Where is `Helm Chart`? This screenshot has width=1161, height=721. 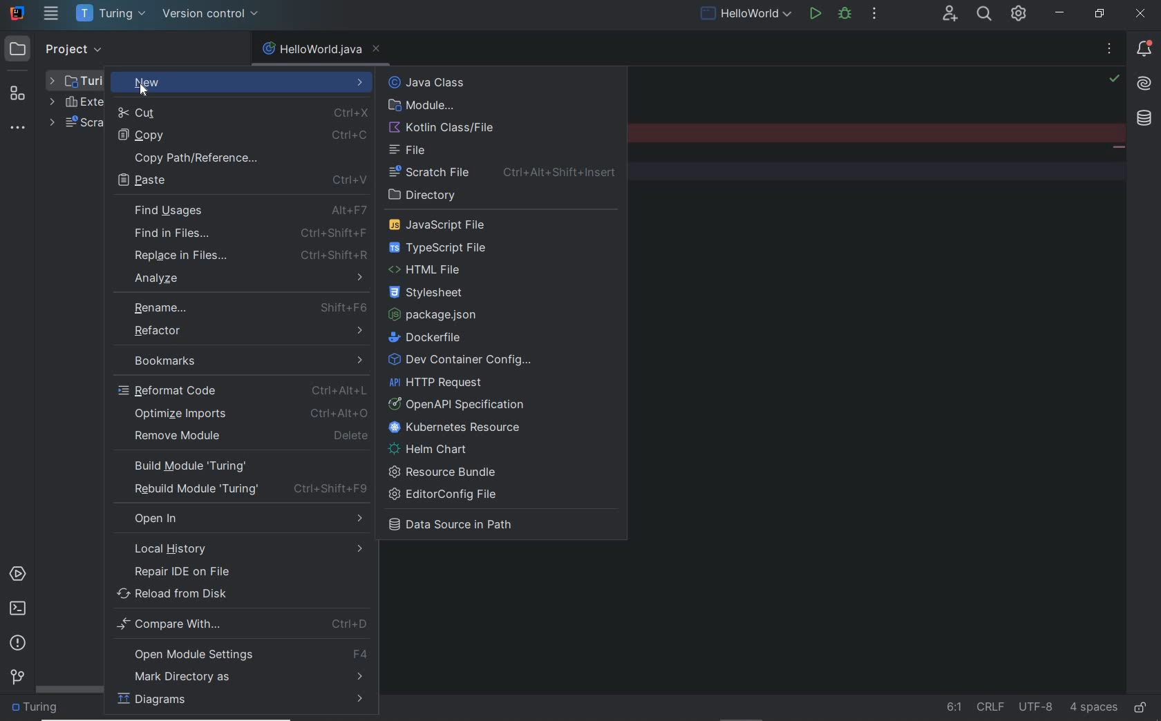 Helm Chart is located at coordinates (433, 449).